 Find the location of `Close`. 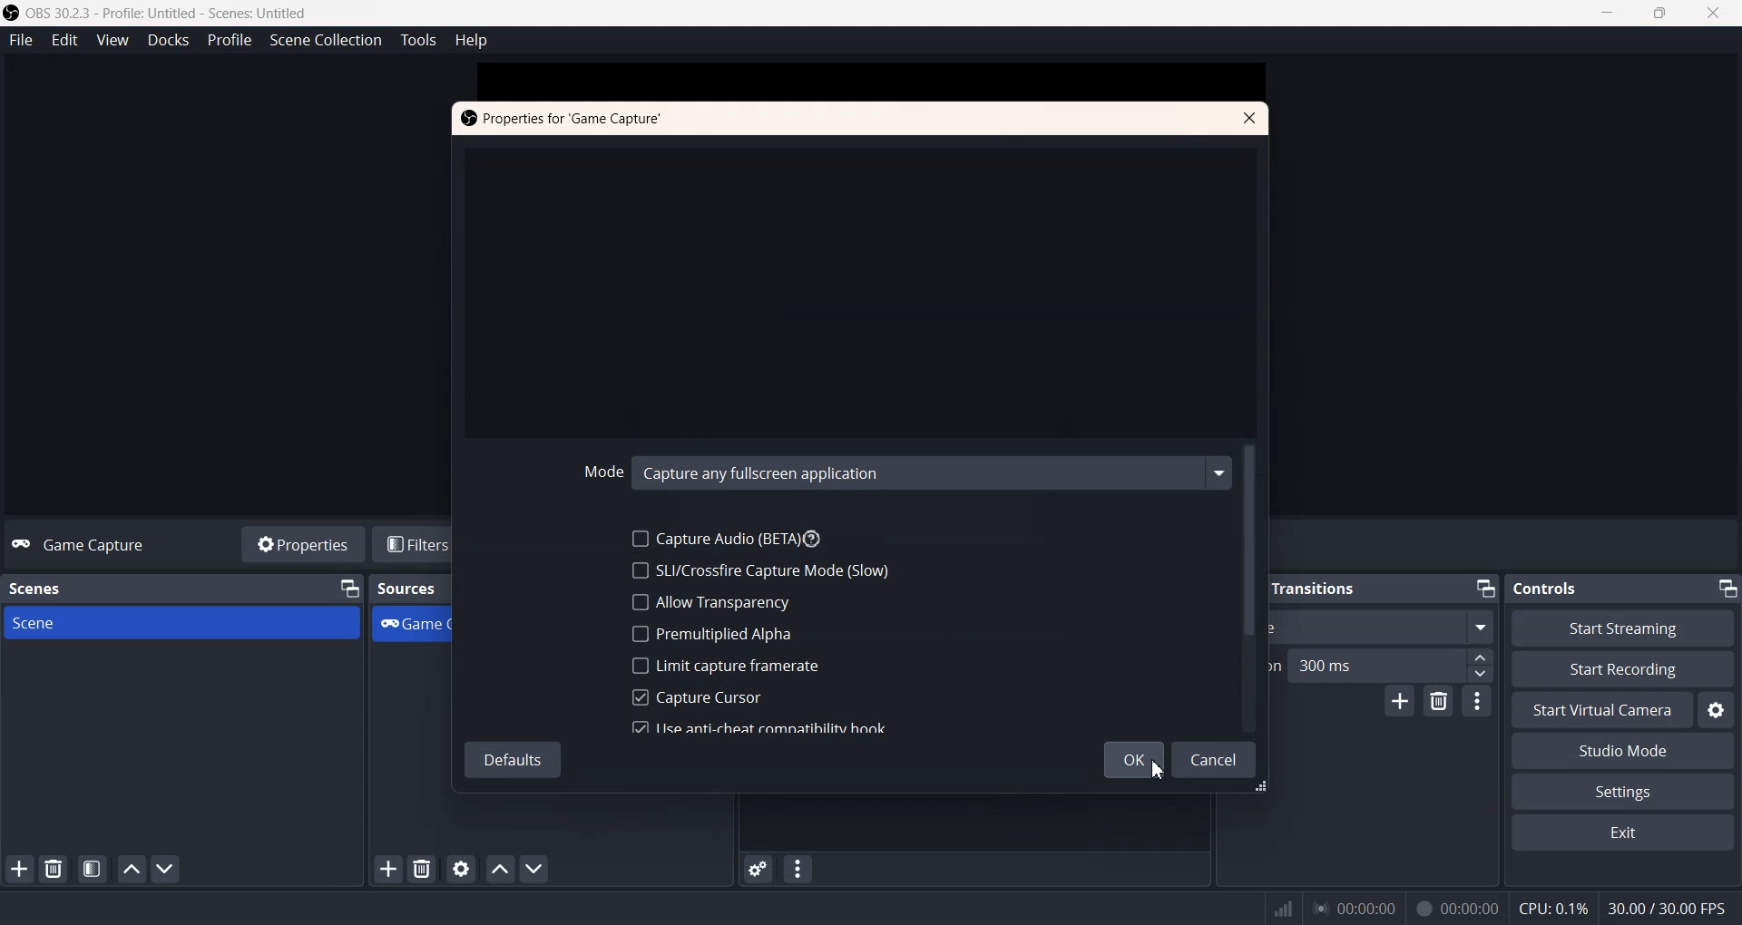

Close is located at coordinates (1248, 117).